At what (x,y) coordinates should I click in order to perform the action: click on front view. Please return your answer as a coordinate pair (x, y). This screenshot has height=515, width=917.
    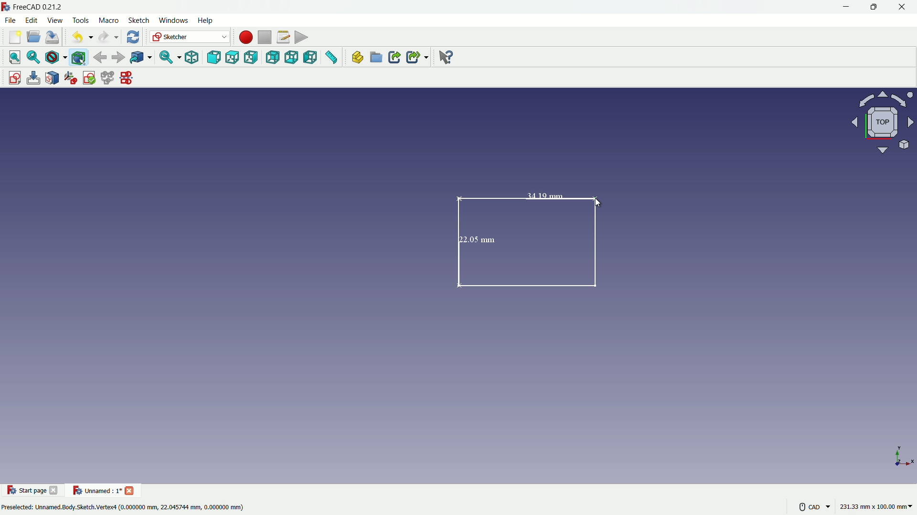
    Looking at the image, I should click on (213, 57).